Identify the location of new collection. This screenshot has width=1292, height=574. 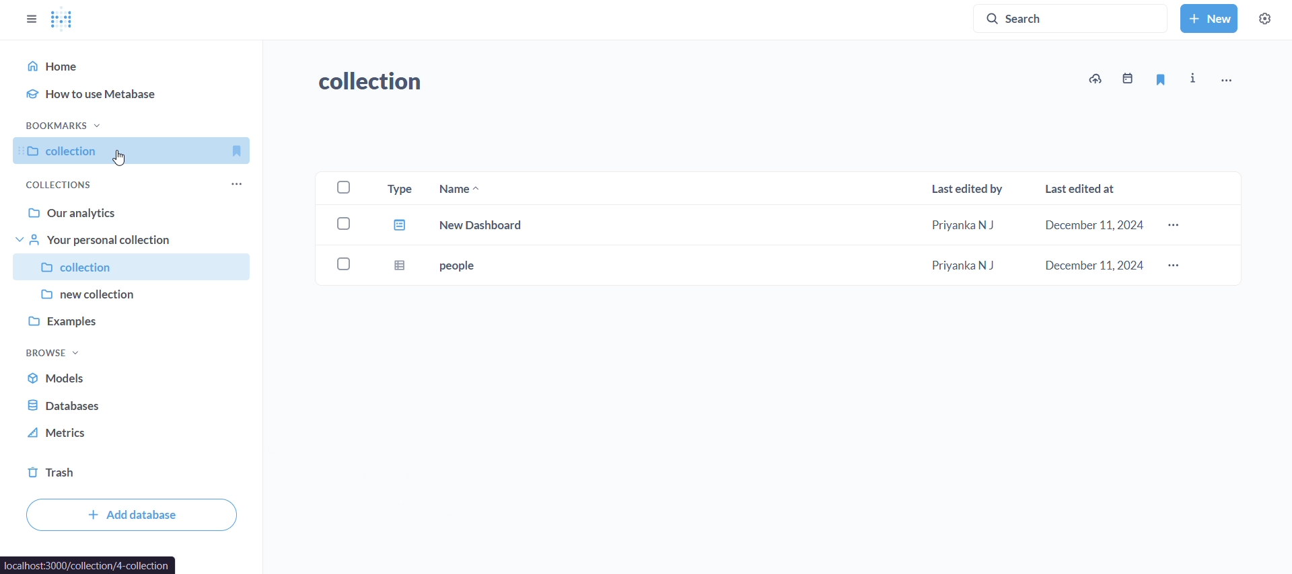
(132, 292).